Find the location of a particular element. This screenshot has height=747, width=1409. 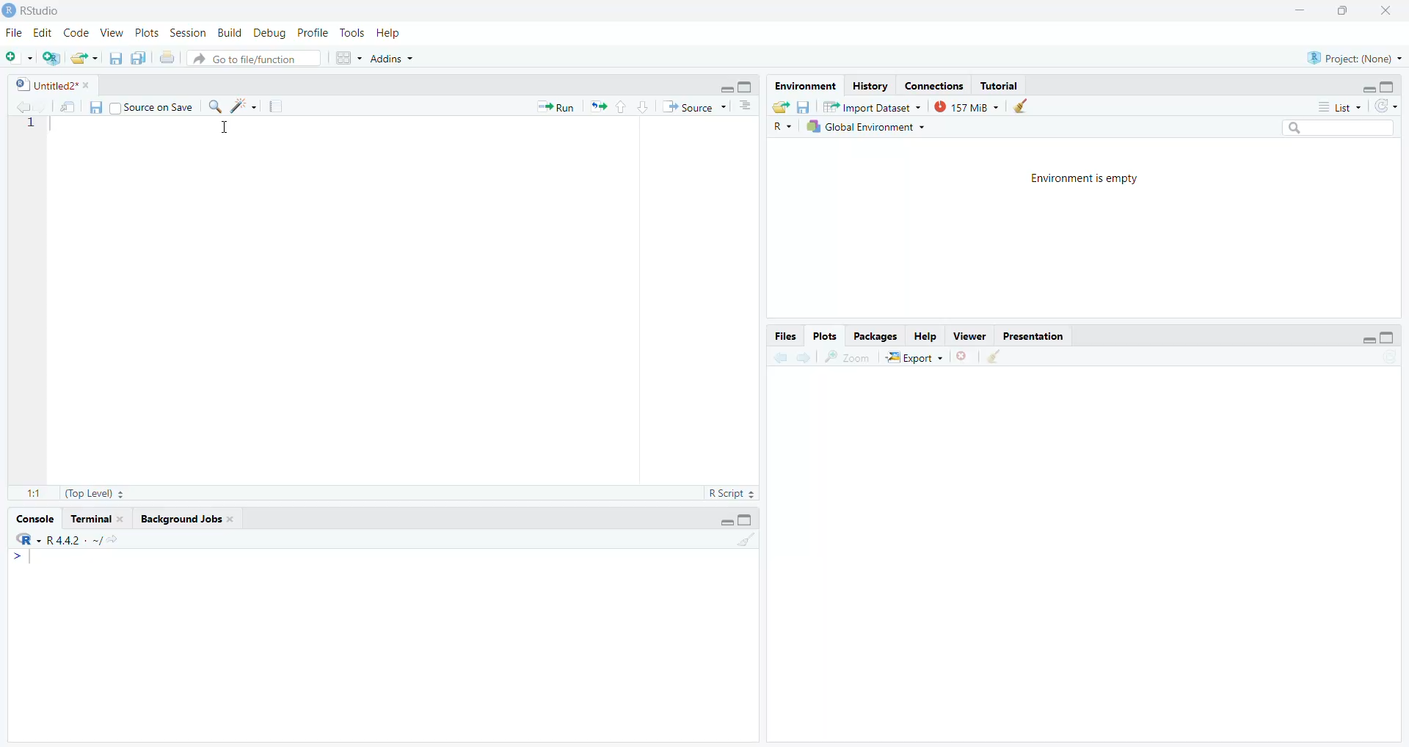

remove the current plot is located at coordinates (964, 357).